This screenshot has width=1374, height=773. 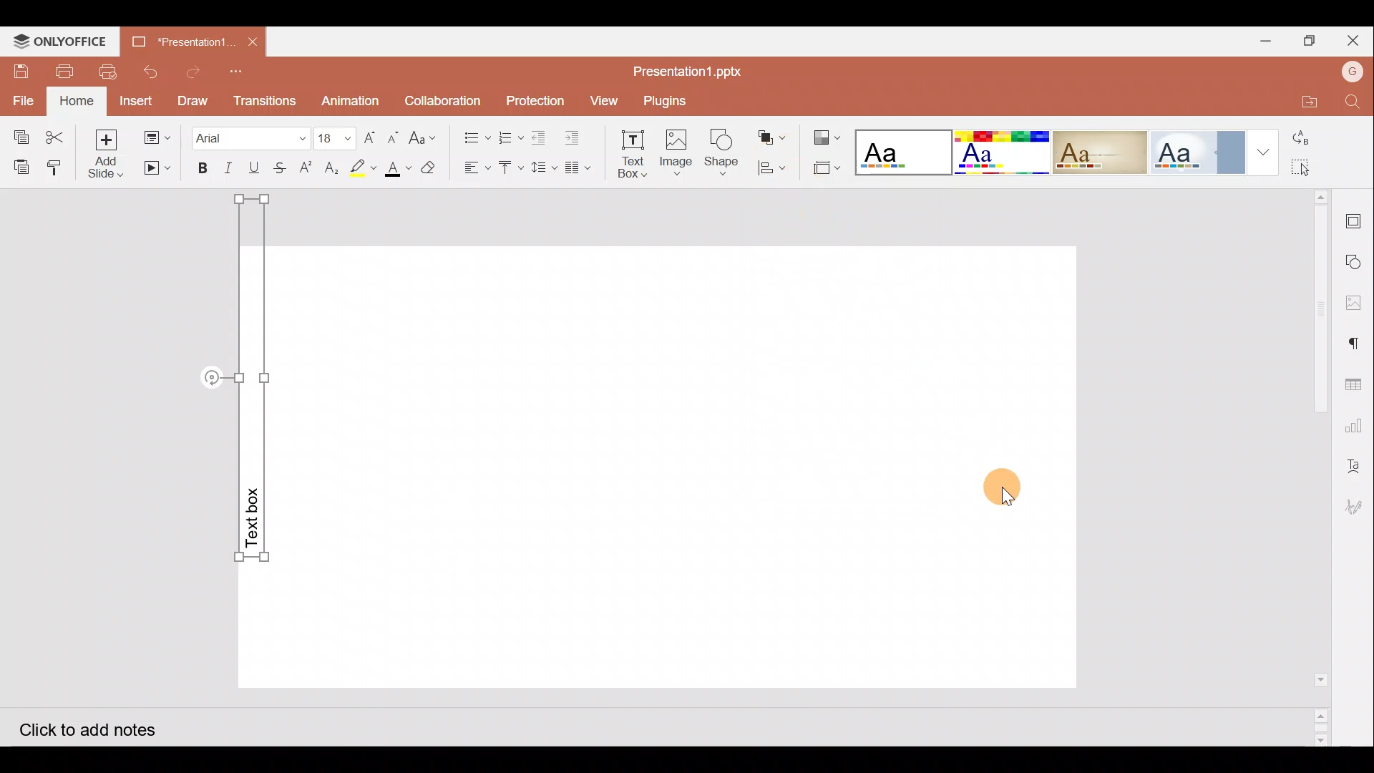 What do you see at coordinates (59, 164) in the screenshot?
I see `Copy style` at bounding box center [59, 164].